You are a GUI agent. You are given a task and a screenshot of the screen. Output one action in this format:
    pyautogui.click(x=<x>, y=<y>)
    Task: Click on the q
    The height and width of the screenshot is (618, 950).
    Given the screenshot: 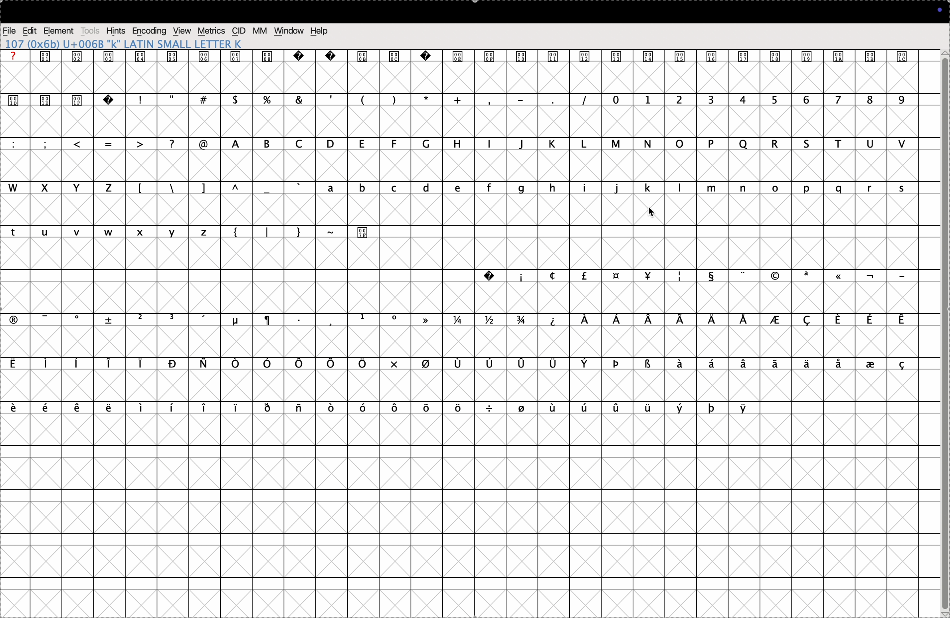 What is the action you would take?
    pyautogui.click(x=744, y=140)
    